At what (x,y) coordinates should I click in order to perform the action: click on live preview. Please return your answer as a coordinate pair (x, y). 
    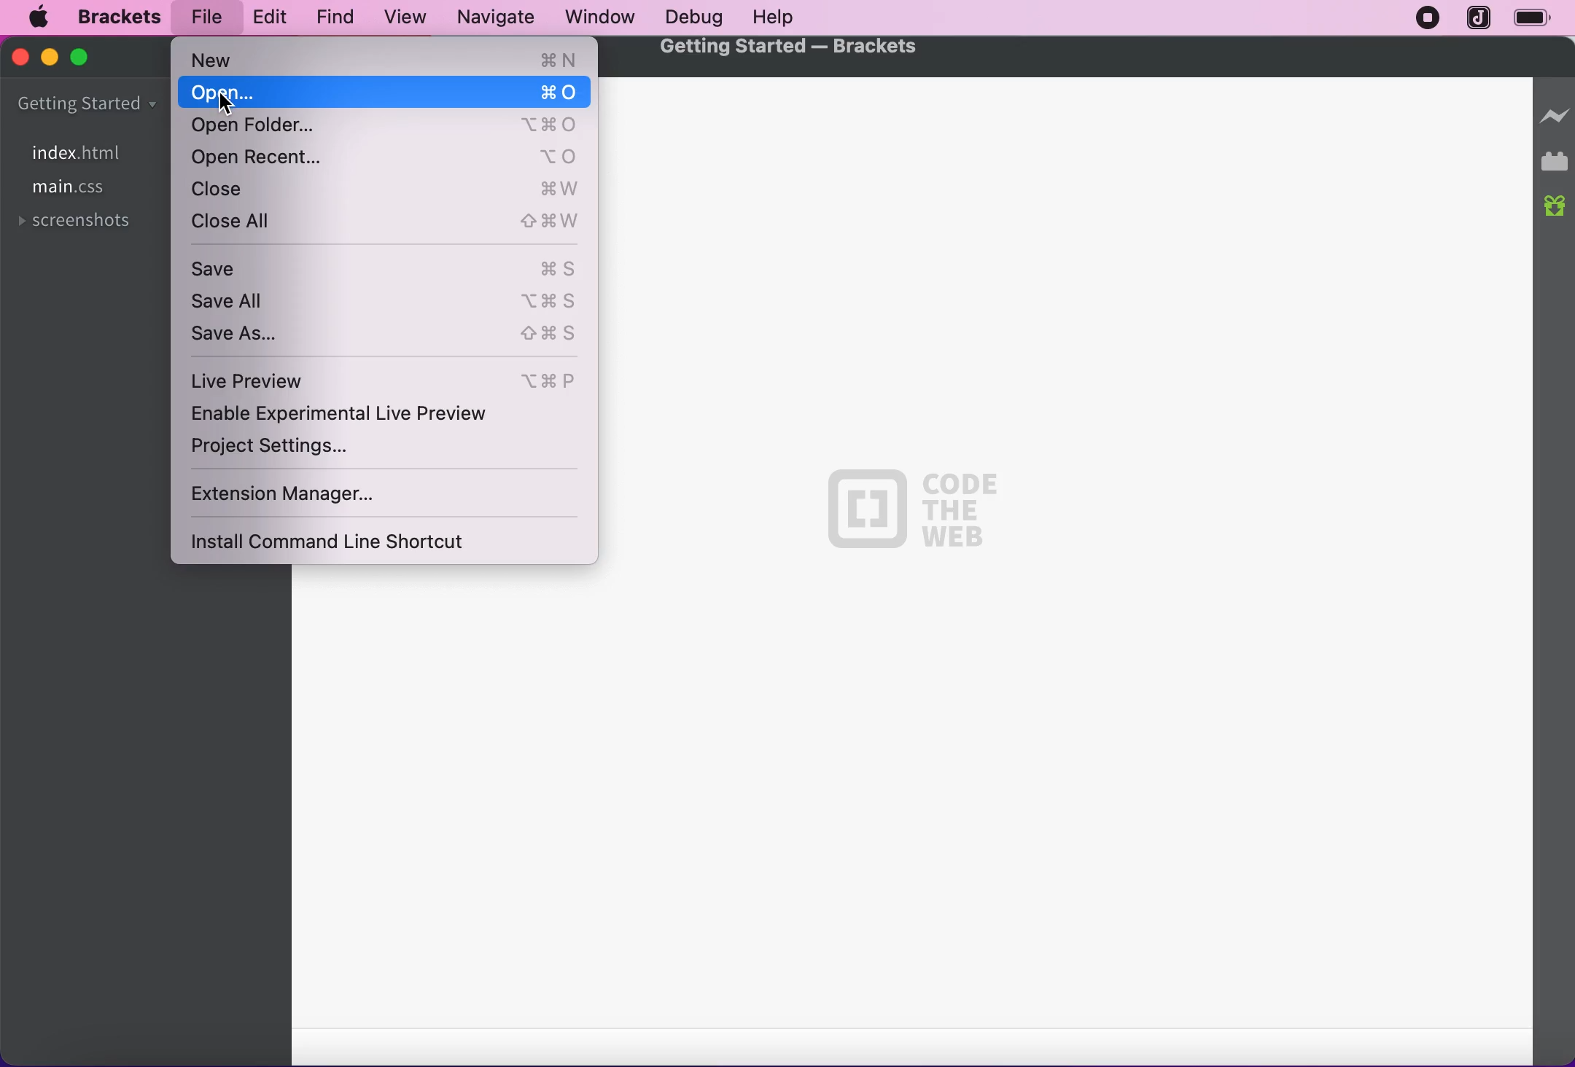
    Looking at the image, I should click on (387, 379).